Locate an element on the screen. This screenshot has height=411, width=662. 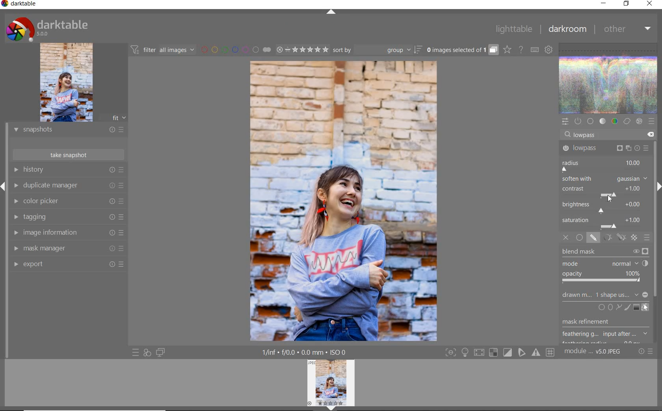
quick access for applying any of your styles is located at coordinates (147, 352).